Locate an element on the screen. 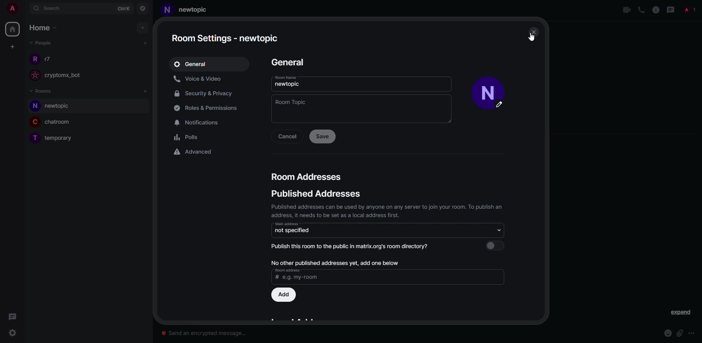  add is located at coordinates (146, 92).